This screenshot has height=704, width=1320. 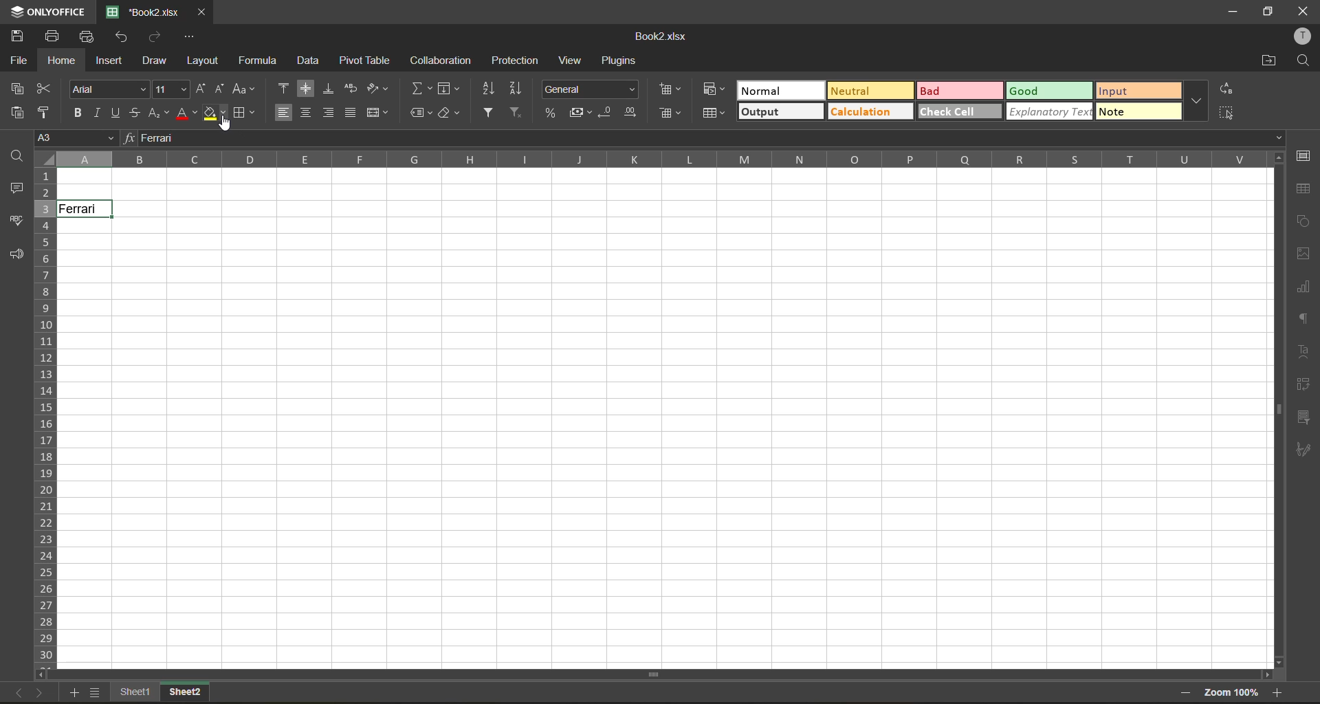 What do you see at coordinates (96, 693) in the screenshot?
I see `sheet list` at bounding box center [96, 693].